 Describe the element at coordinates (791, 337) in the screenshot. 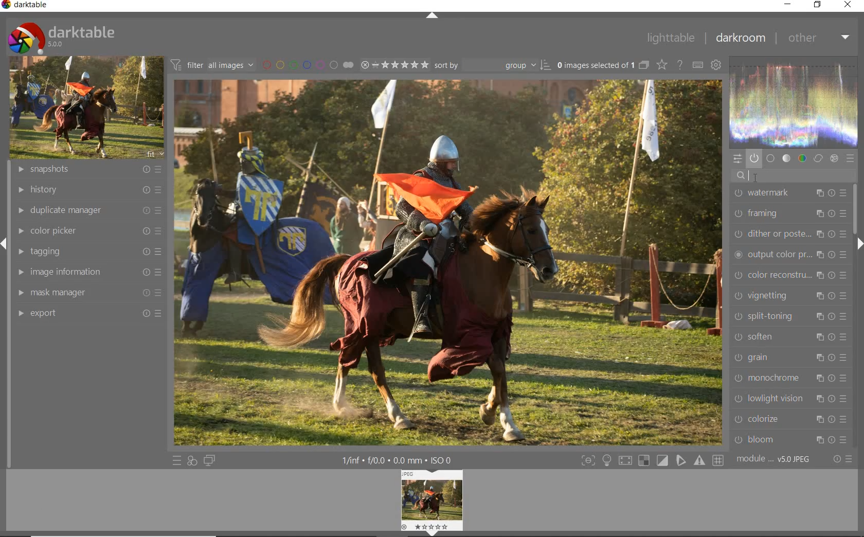

I see `soften` at that location.